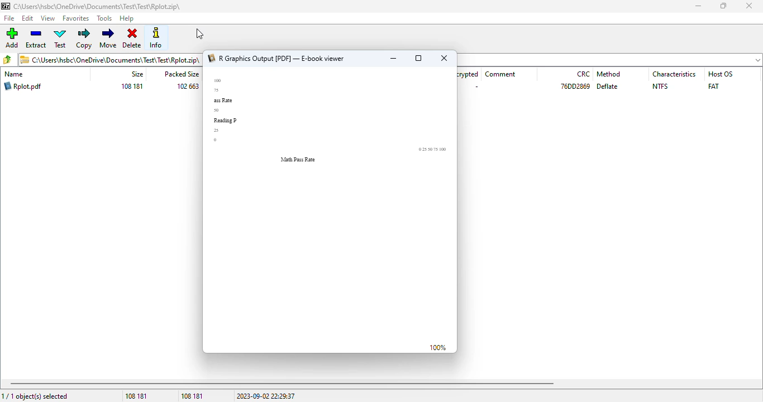 Image resolution: width=763 pixels, height=402 pixels. Describe the element at coordinates (609, 74) in the screenshot. I see `method` at that location.